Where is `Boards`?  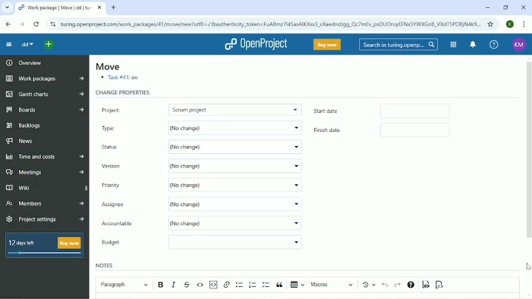
Boards is located at coordinates (45, 109).